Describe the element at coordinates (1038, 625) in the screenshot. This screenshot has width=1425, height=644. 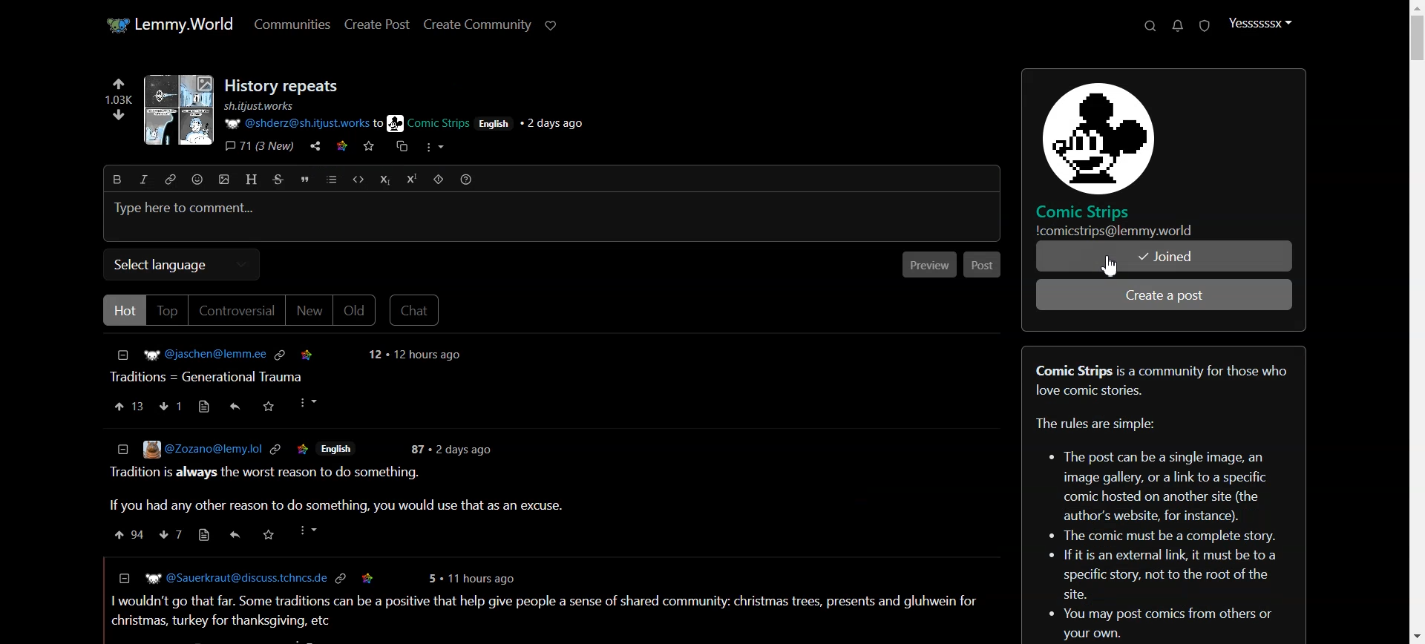
I see `* You may post comics from others or your own` at that location.